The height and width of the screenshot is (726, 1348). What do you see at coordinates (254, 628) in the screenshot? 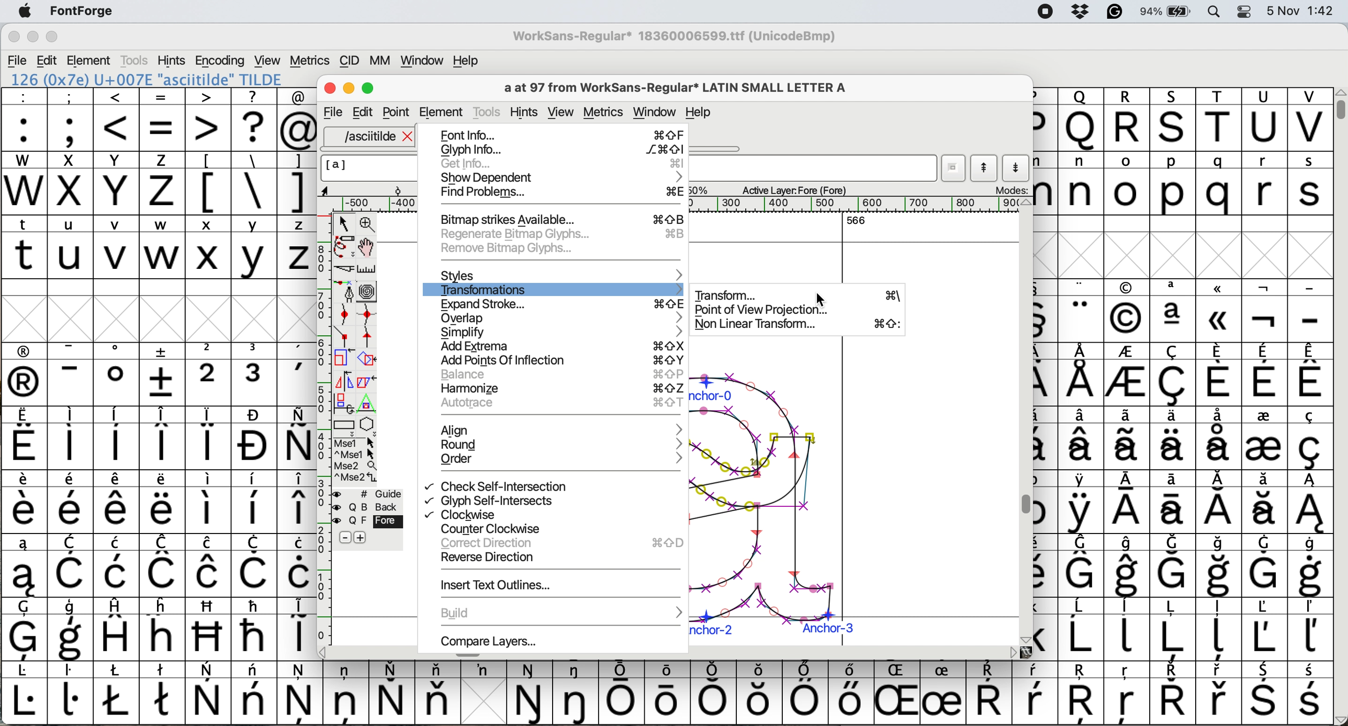
I see `symbol` at bounding box center [254, 628].